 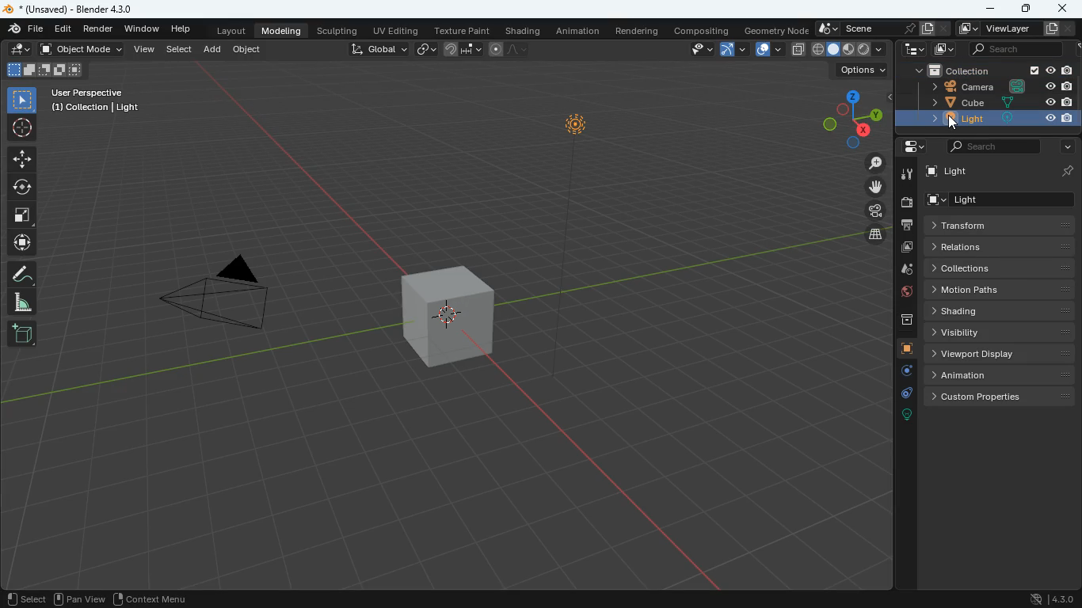 What do you see at coordinates (943, 29) in the screenshot?
I see `Close` at bounding box center [943, 29].